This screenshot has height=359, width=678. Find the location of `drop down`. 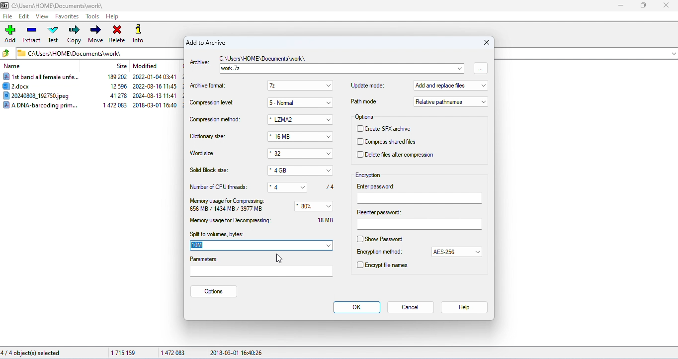

drop down is located at coordinates (478, 252).